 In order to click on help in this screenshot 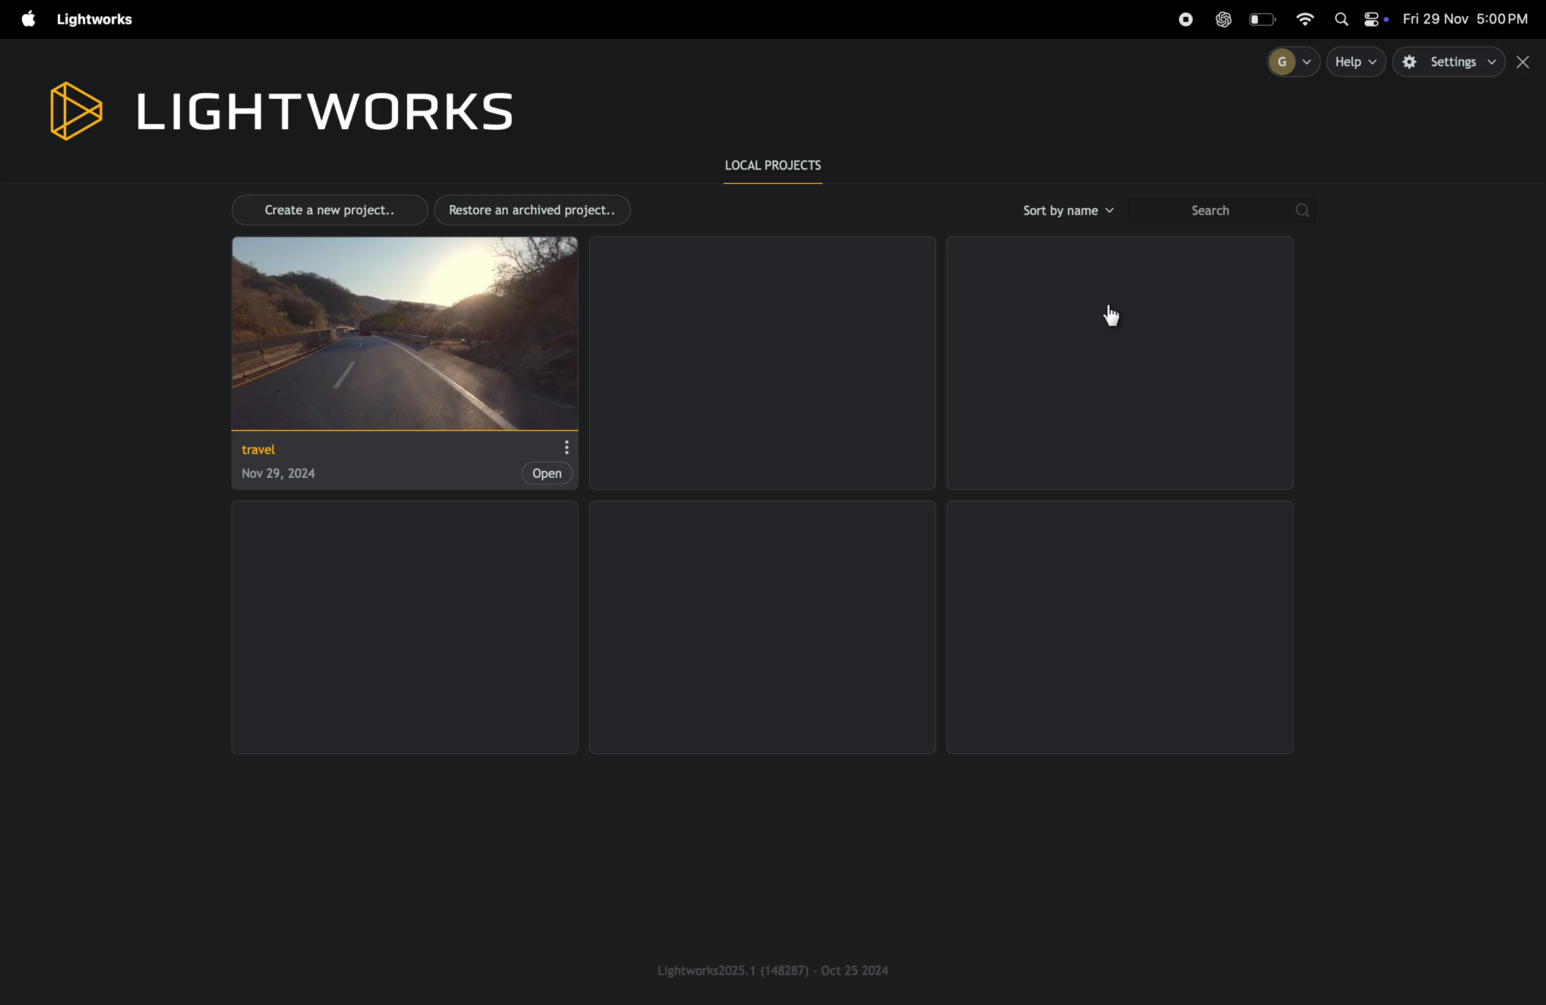, I will do `click(1358, 62)`.